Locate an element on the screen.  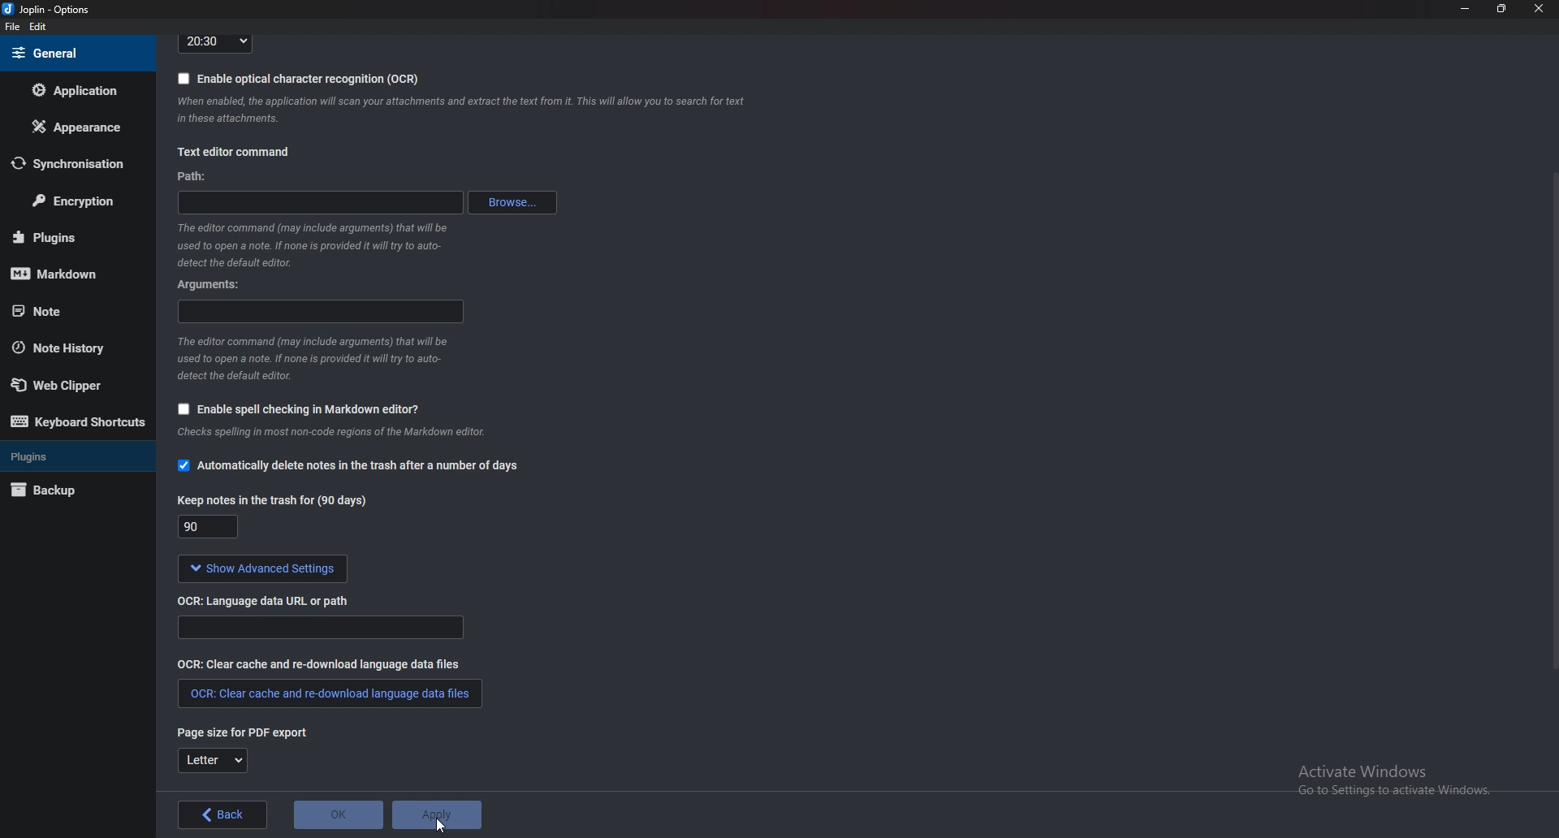
Scroll bar is located at coordinates (1553, 418).